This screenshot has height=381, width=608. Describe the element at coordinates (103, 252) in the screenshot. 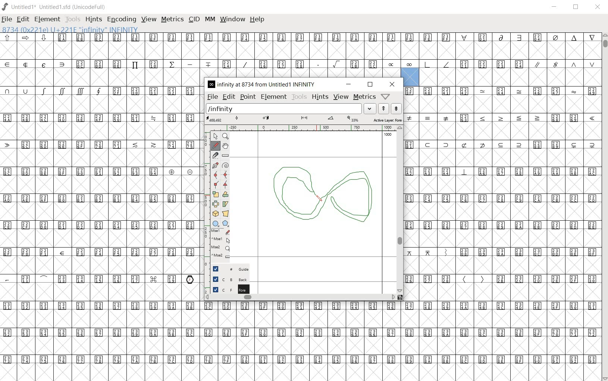

I see `Unicode code points` at that location.